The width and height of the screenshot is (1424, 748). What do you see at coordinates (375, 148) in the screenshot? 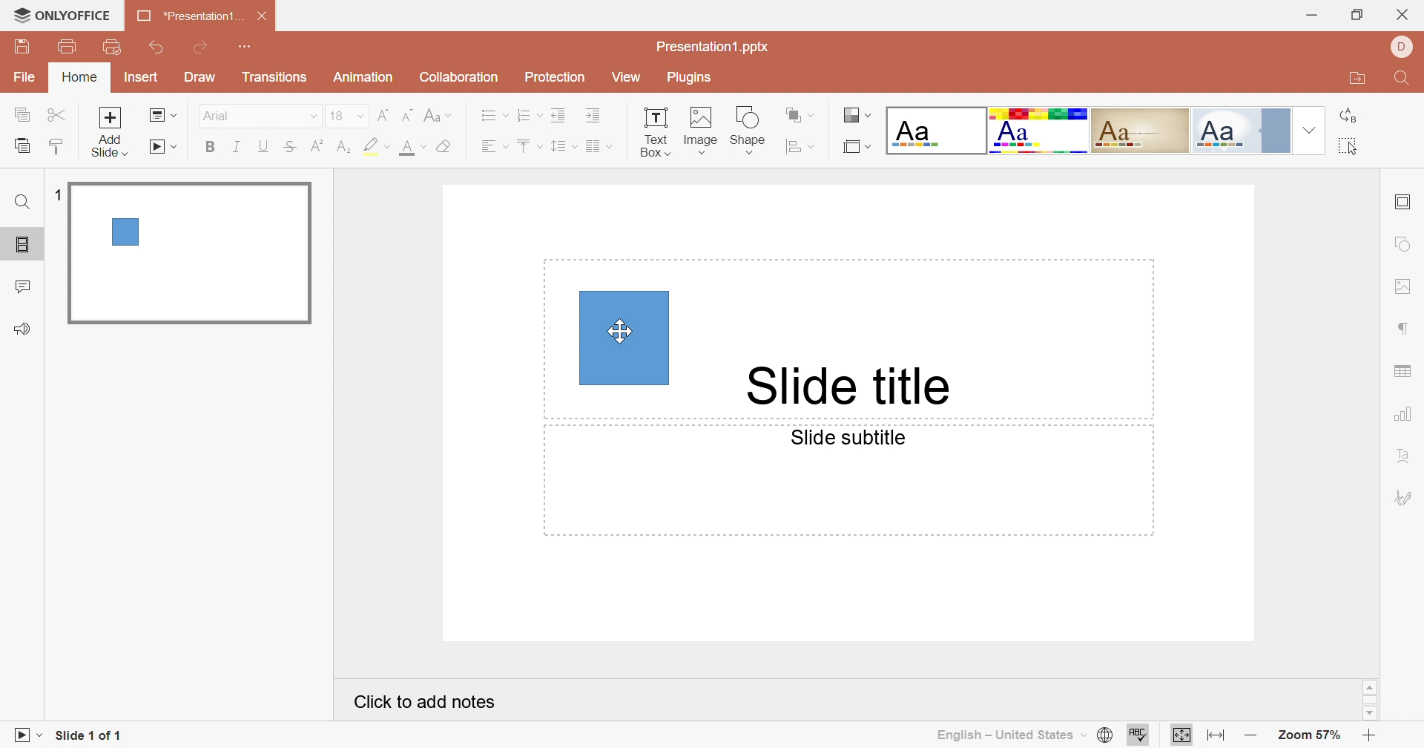
I see `Highlight color` at bounding box center [375, 148].